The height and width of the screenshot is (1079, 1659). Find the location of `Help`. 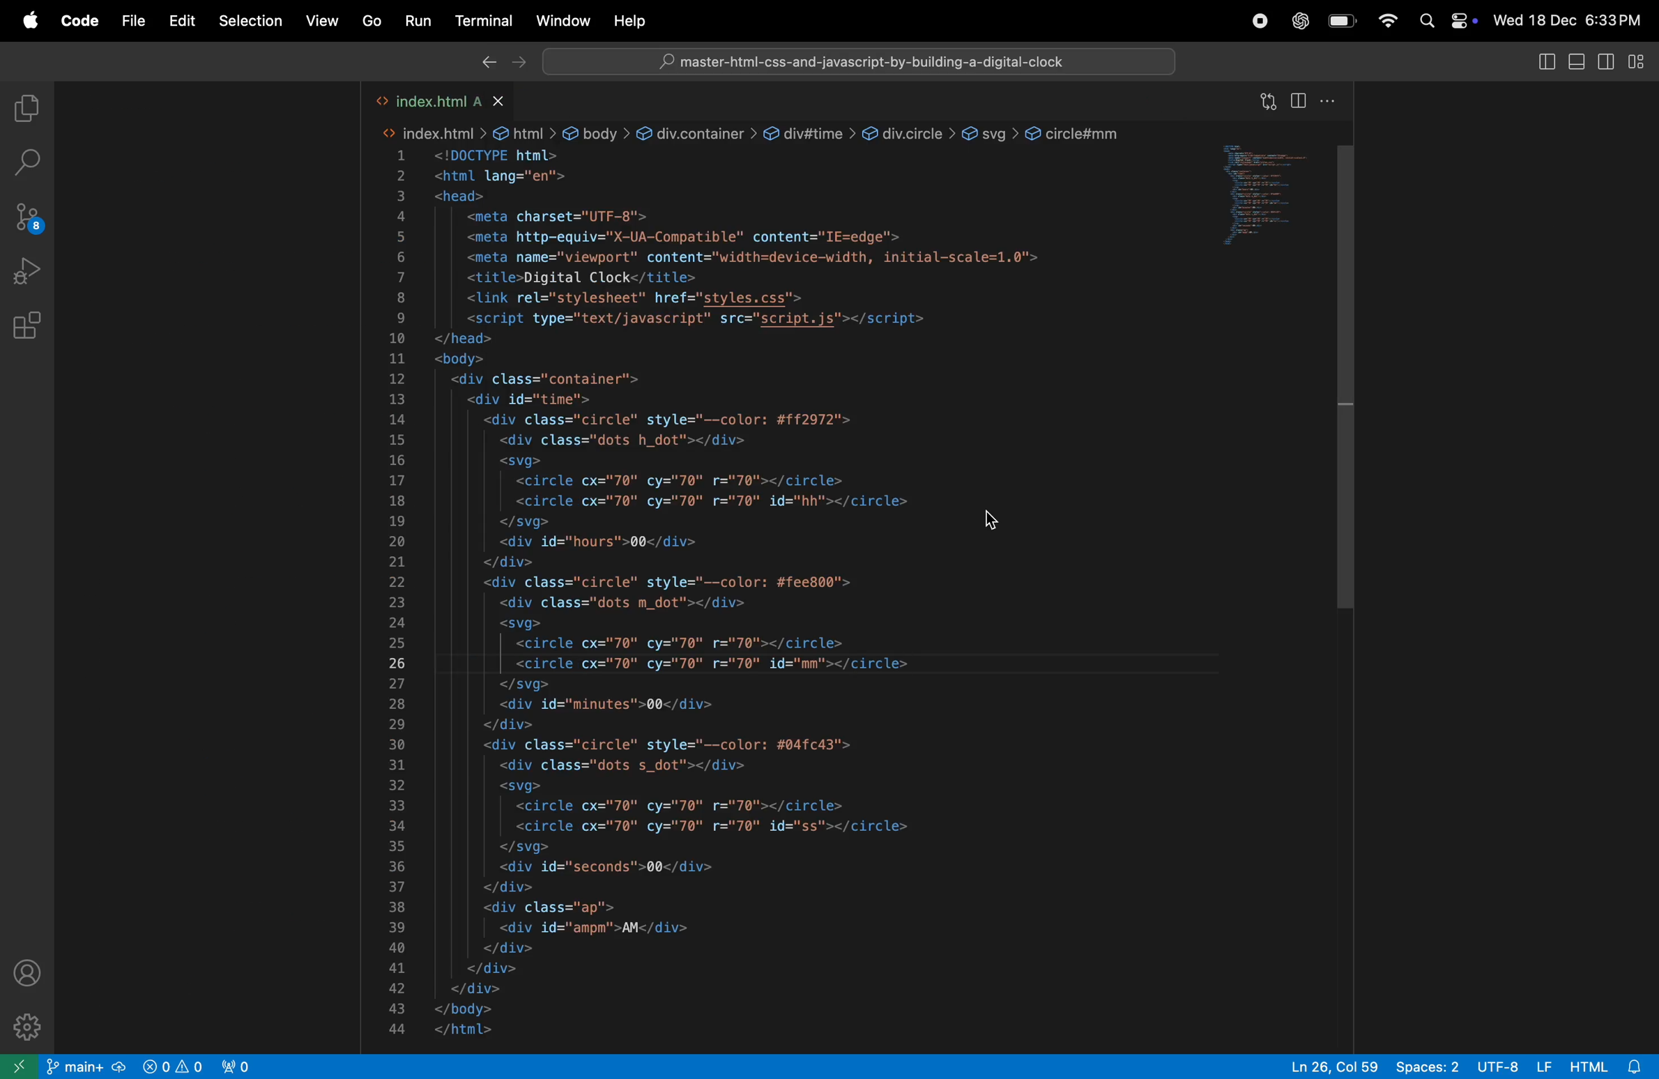

Help is located at coordinates (627, 22).